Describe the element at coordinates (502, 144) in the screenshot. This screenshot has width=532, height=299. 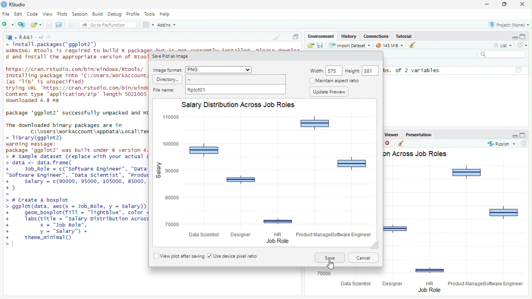
I see `publish` at that location.